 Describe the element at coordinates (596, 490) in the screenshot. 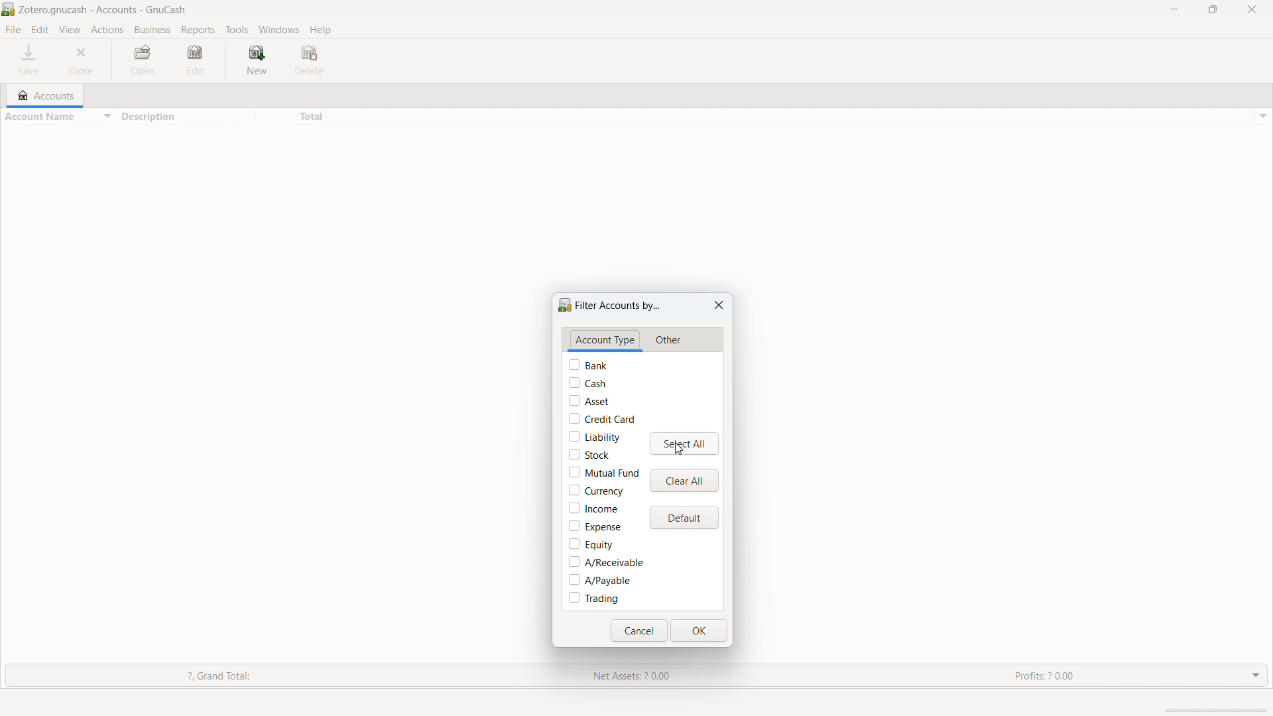

I see `currency` at that location.